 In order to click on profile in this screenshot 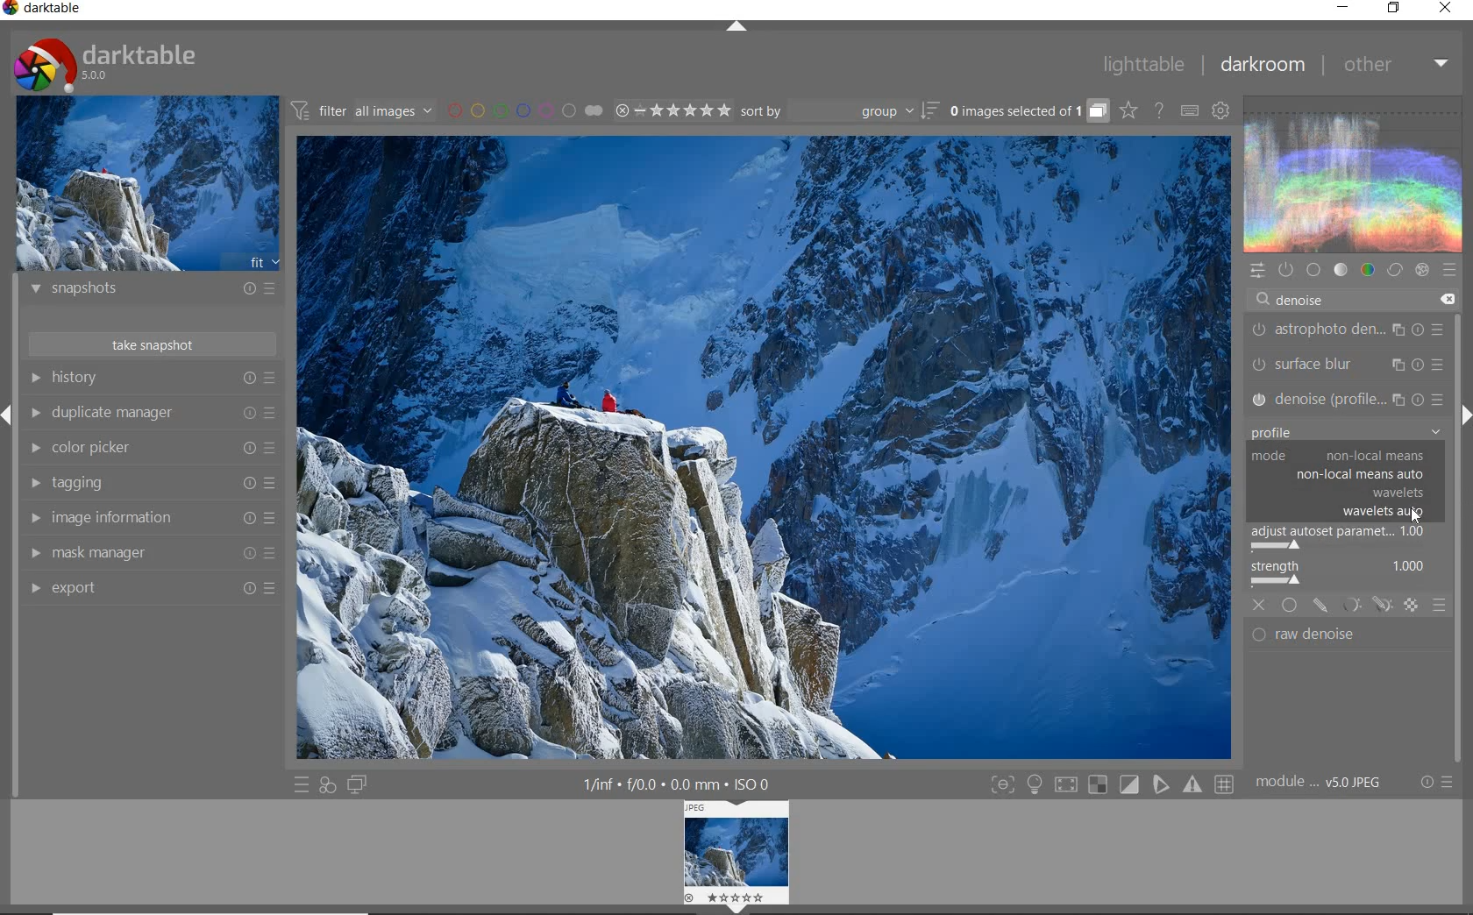, I will do `click(1346, 433)`.